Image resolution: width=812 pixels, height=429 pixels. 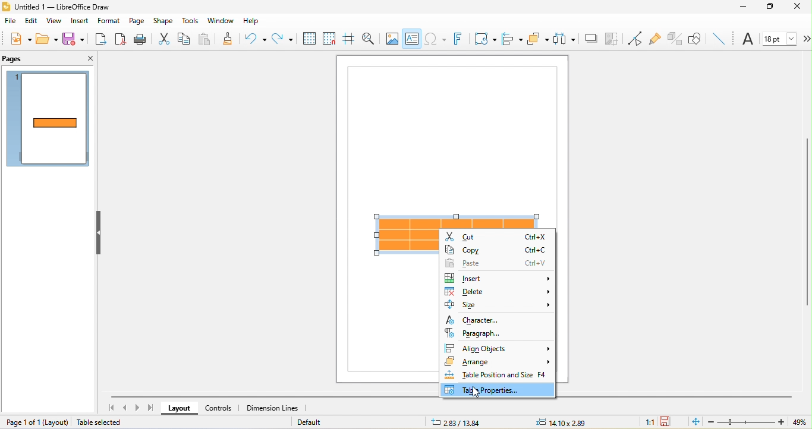 What do you see at coordinates (53, 22) in the screenshot?
I see `view` at bounding box center [53, 22].